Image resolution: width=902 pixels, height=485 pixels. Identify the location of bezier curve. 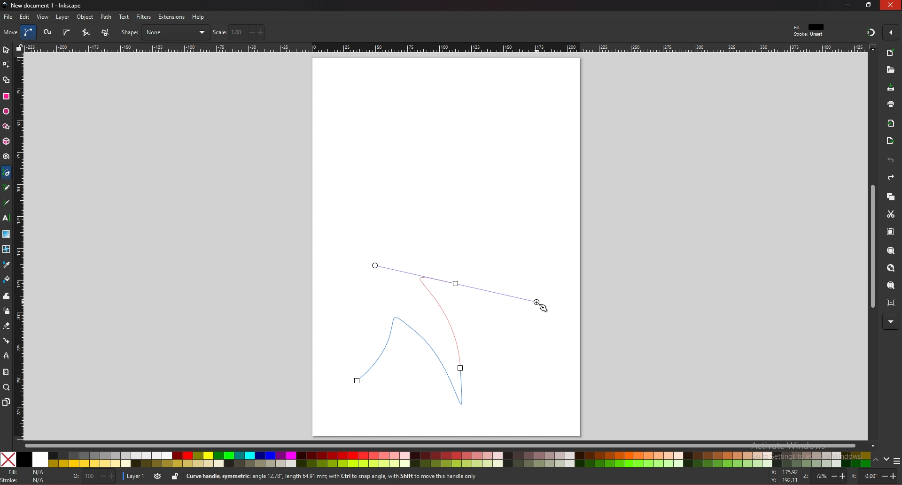
(30, 32).